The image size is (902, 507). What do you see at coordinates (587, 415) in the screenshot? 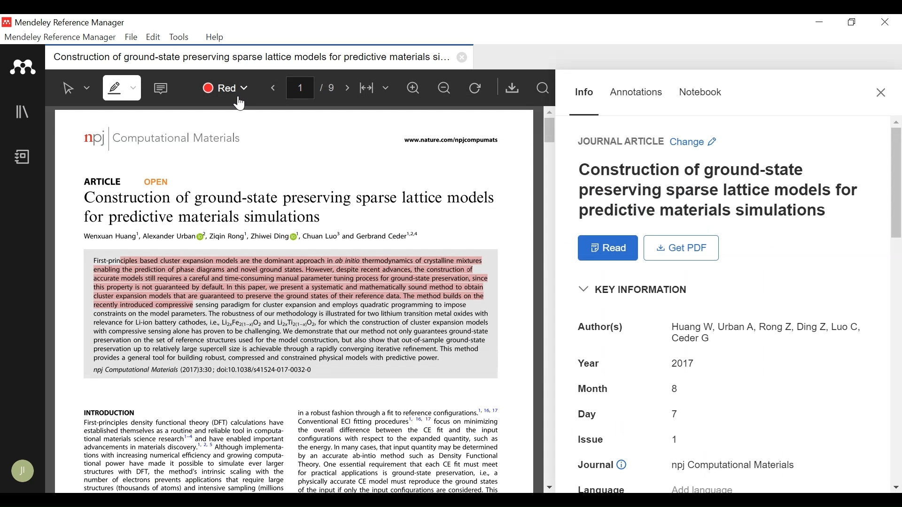
I see `Day` at bounding box center [587, 415].